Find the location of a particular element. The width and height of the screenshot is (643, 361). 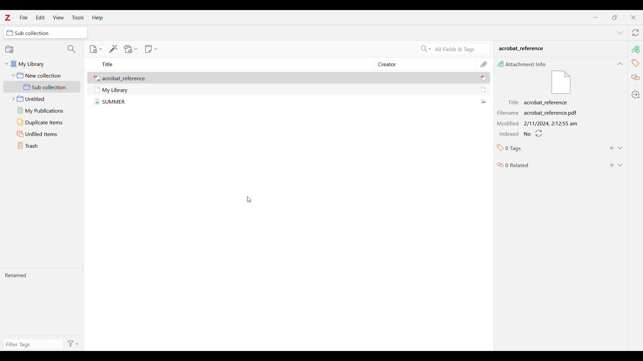

Attachment Info is located at coordinates (524, 64).